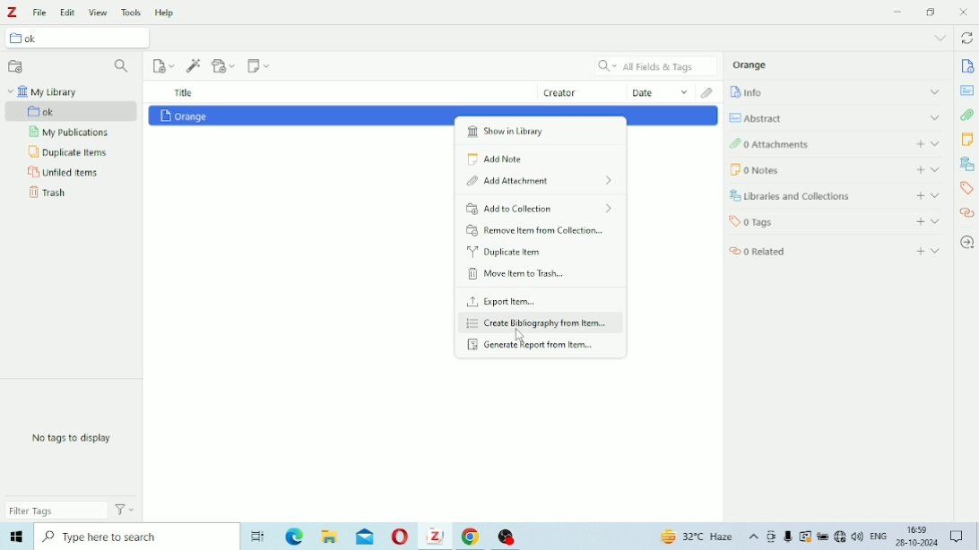 This screenshot has height=550, width=979. I want to click on Remove Item from Collection, so click(537, 230).